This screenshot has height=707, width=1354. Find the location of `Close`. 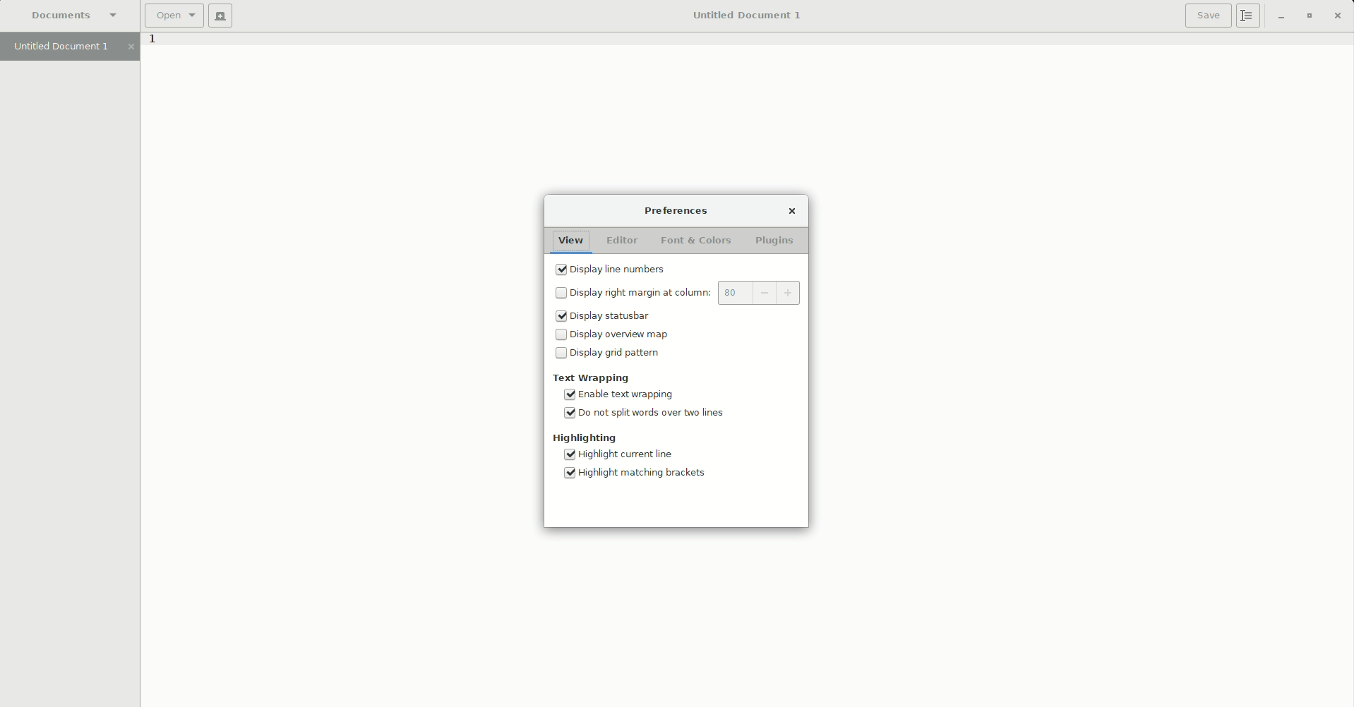

Close is located at coordinates (1336, 16).